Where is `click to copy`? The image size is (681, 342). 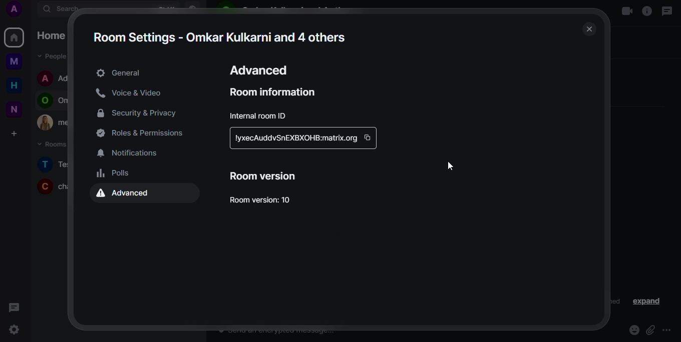
click to copy is located at coordinates (368, 137).